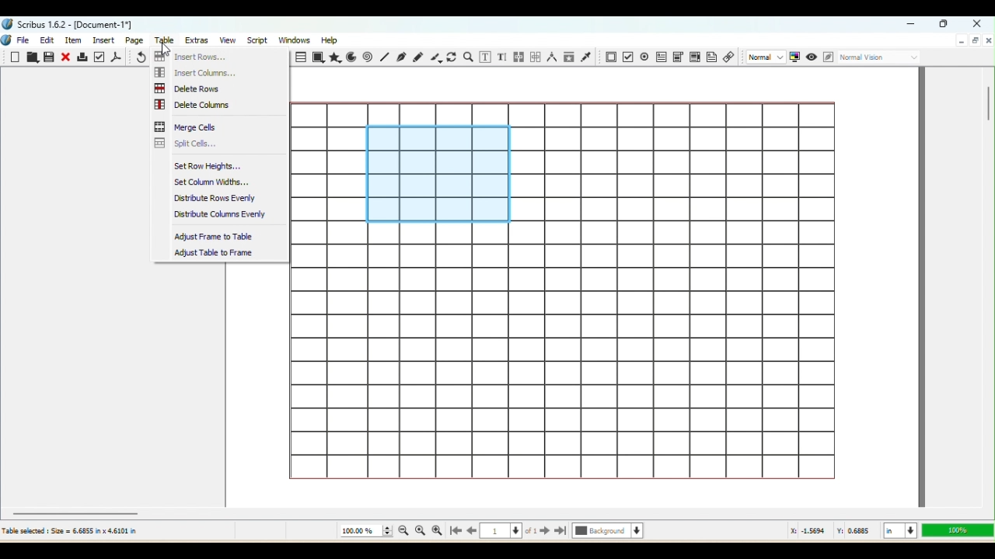  What do you see at coordinates (51, 58) in the screenshot?
I see `Save` at bounding box center [51, 58].